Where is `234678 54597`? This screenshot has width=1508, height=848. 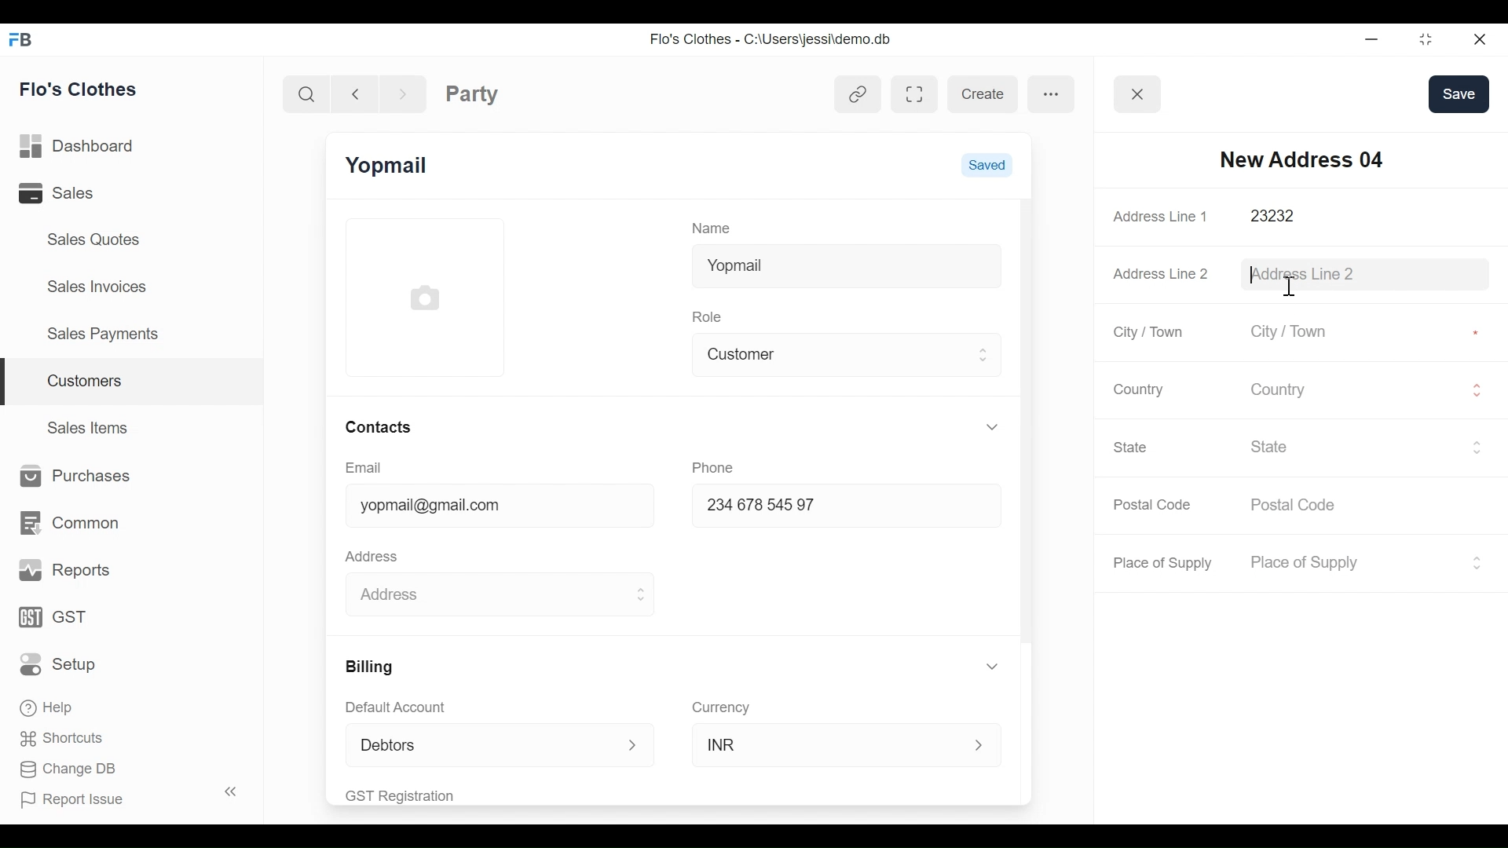
234678 54597 is located at coordinates (831, 507).